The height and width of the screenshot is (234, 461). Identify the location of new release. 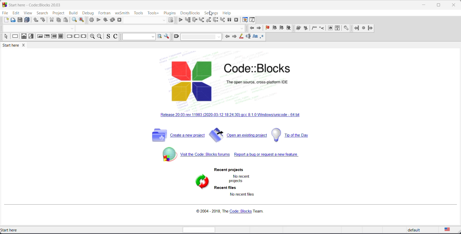
(228, 115).